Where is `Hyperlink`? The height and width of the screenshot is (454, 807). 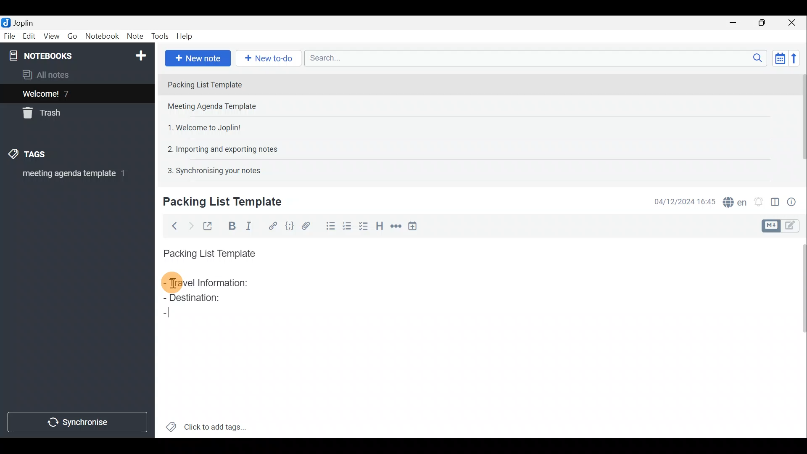 Hyperlink is located at coordinates (271, 225).